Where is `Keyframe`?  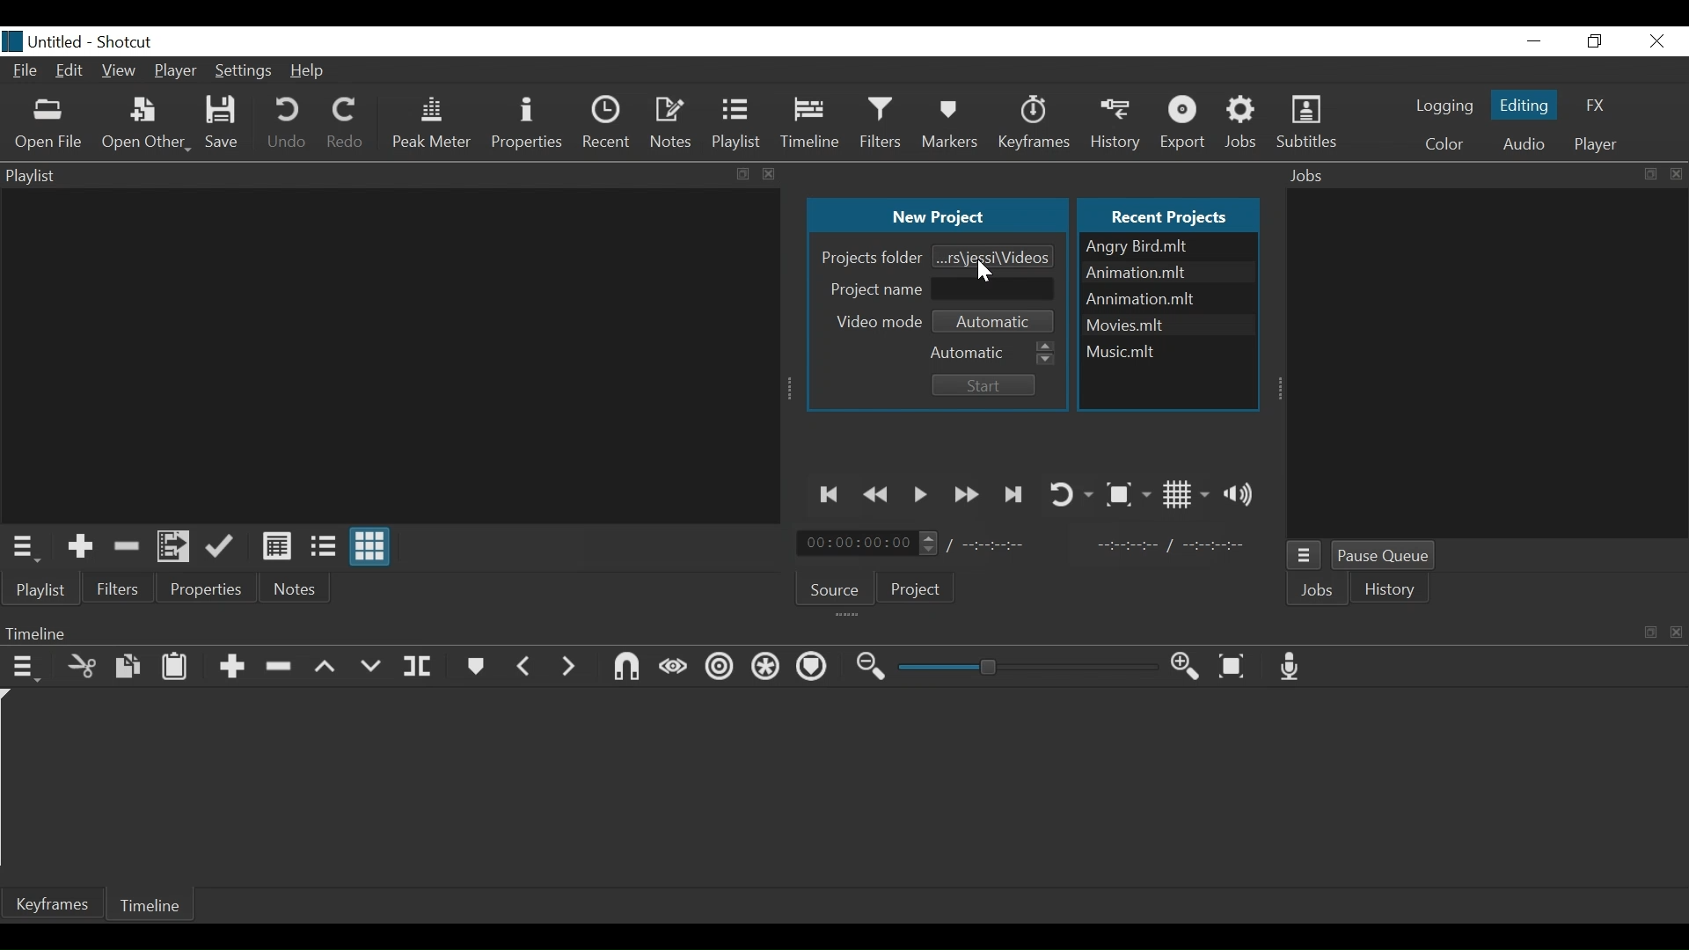
Keyframe is located at coordinates (54, 903).